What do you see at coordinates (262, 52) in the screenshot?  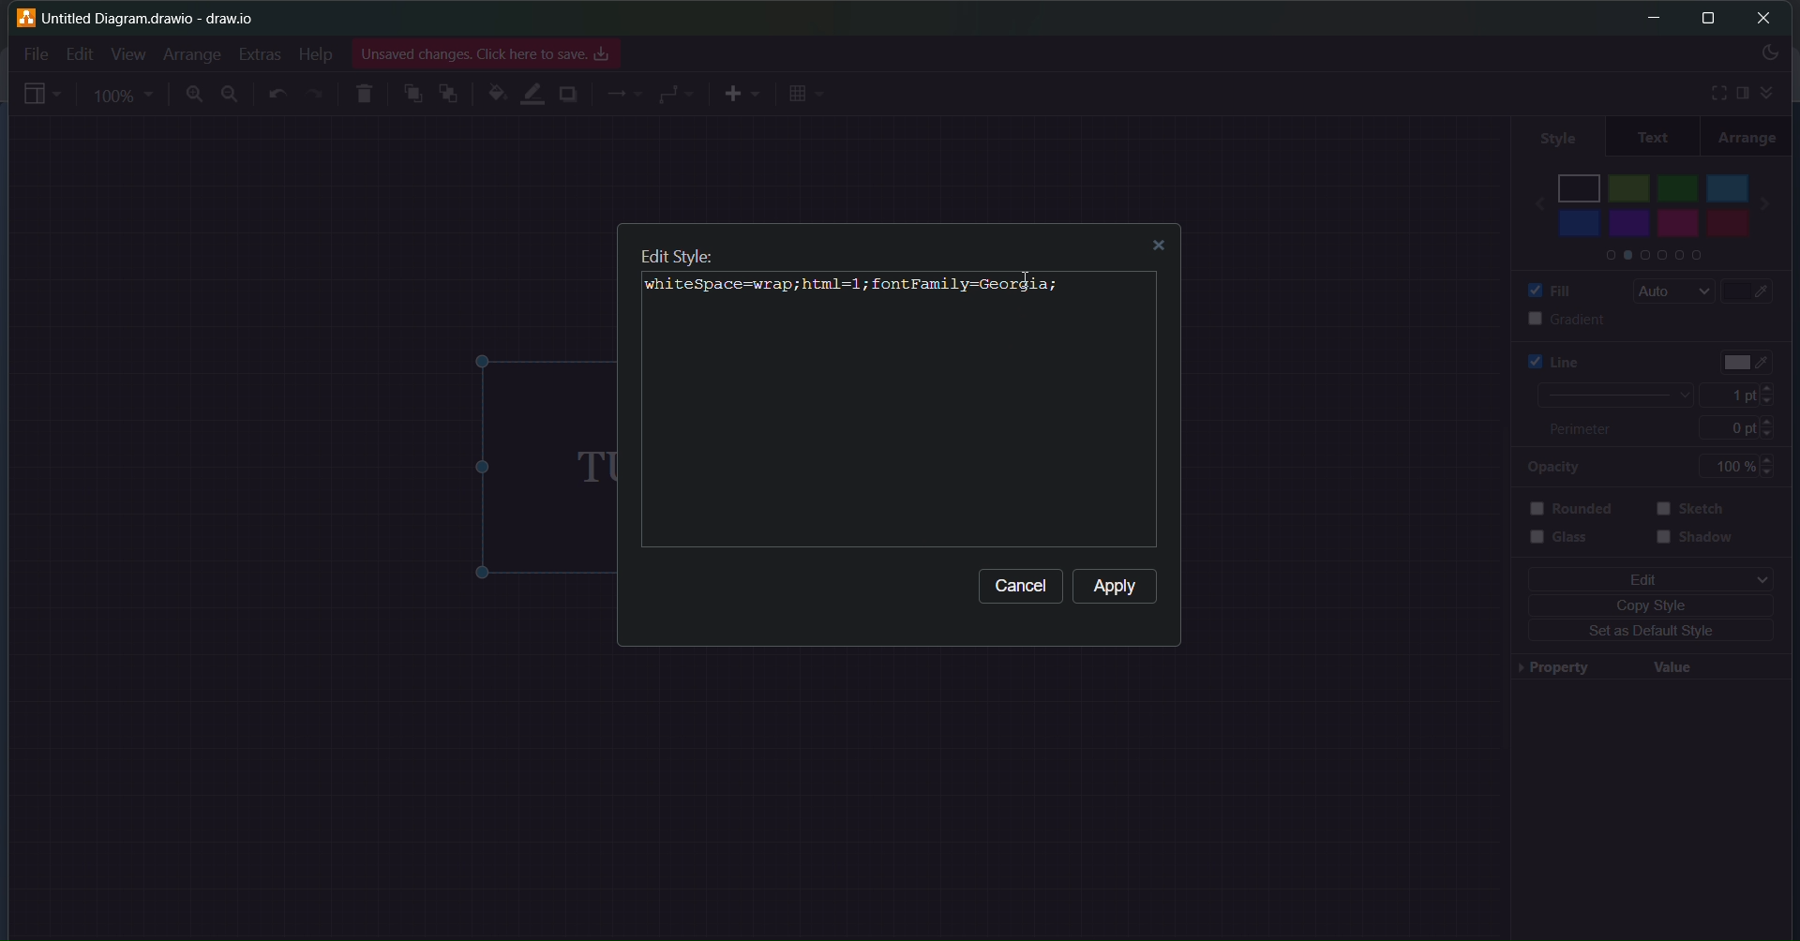 I see `Extras` at bounding box center [262, 52].